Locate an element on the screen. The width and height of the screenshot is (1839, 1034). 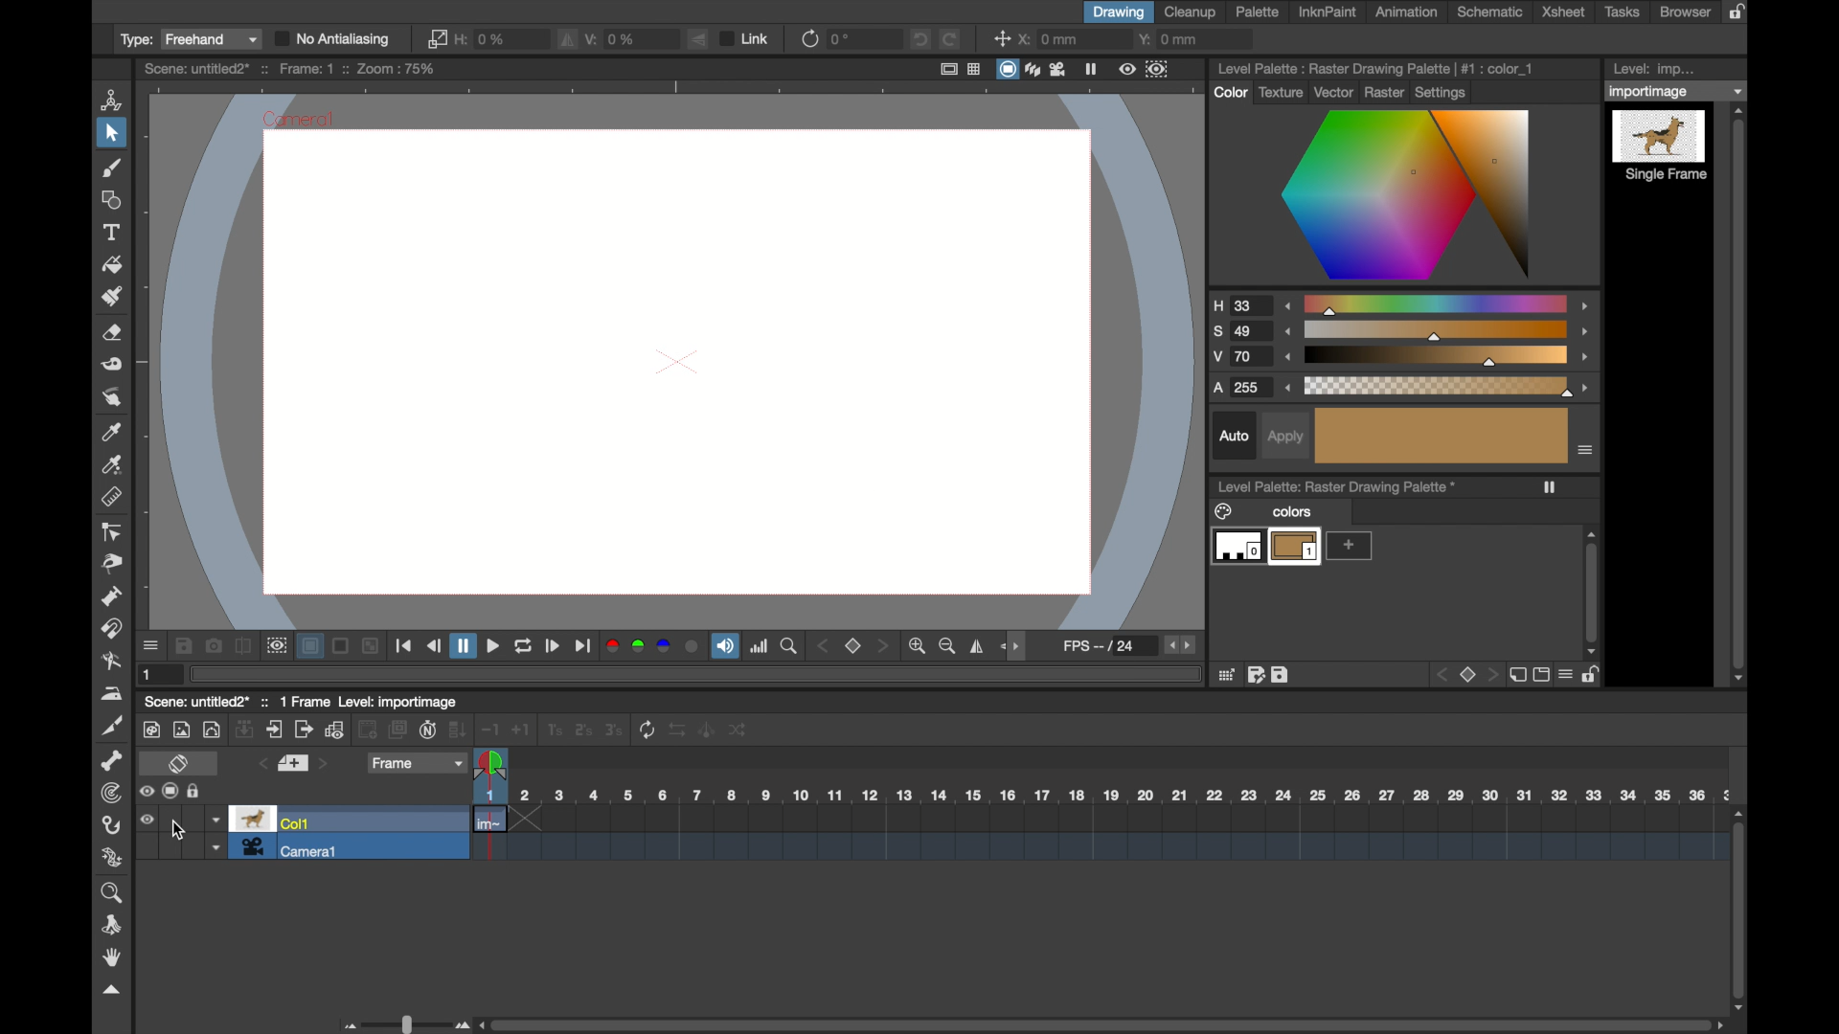
S is located at coordinates (1238, 332).